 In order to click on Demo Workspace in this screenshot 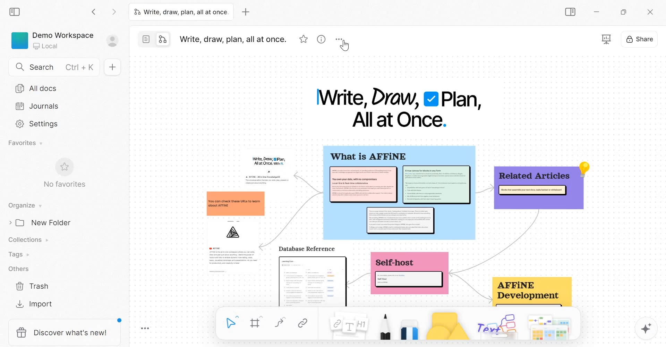, I will do `click(68, 40)`.